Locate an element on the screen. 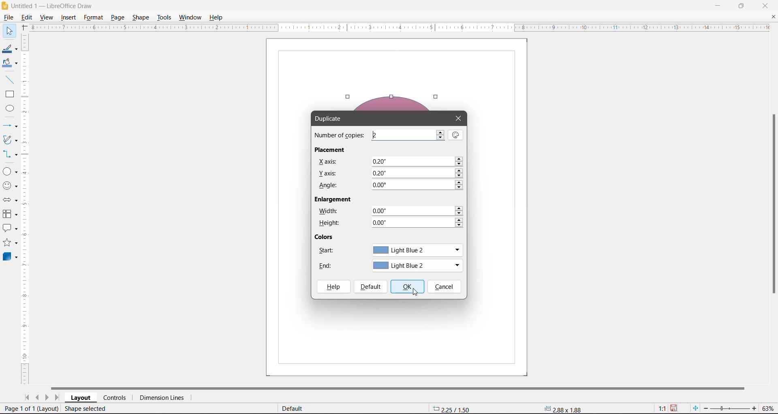 This screenshot has height=414, width=778. Curves and Polygons is located at coordinates (10, 140).